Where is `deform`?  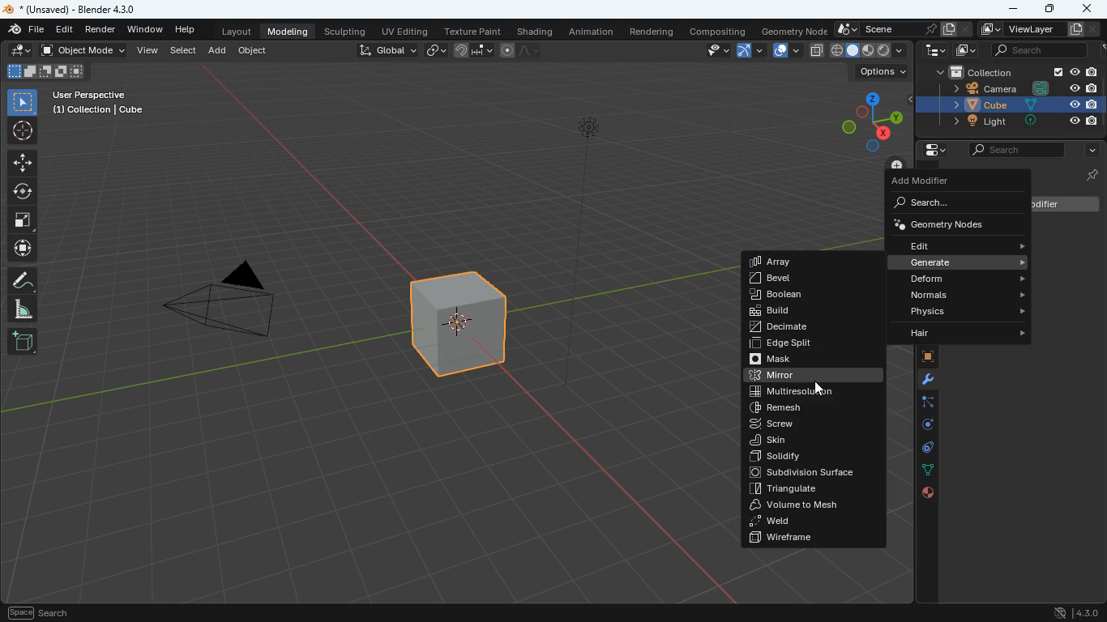 deform is located at coordinates (964, 279).